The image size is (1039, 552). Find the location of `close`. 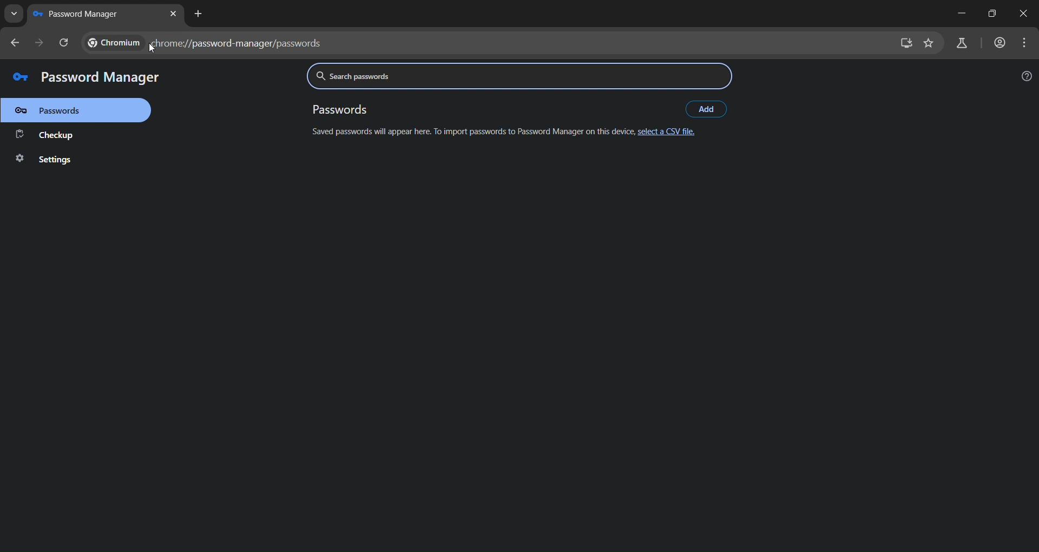

close is located at coordinates (1024, 14).